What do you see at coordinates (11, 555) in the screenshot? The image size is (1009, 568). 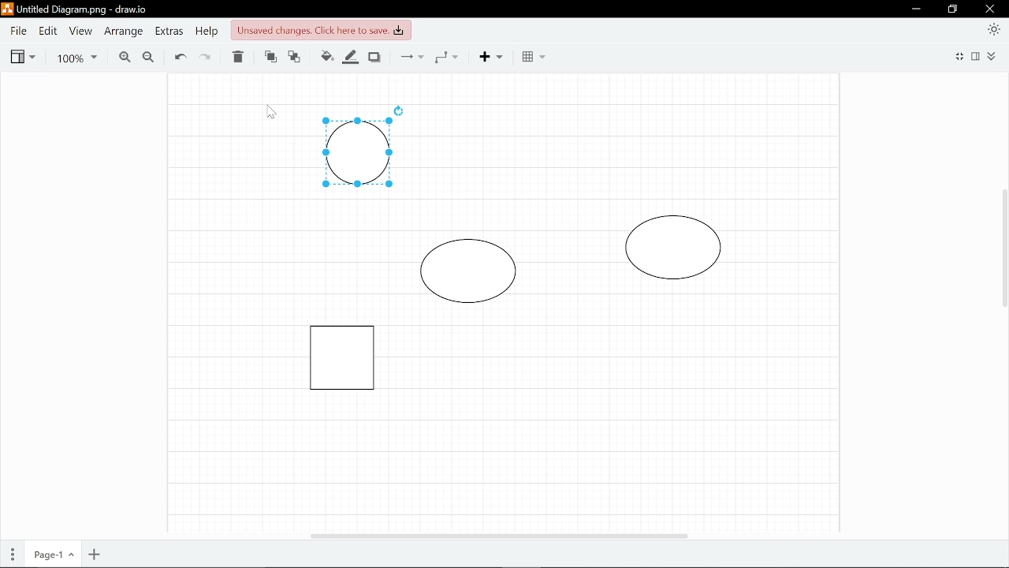 I see `Pages` at bounding box center [11, 555].